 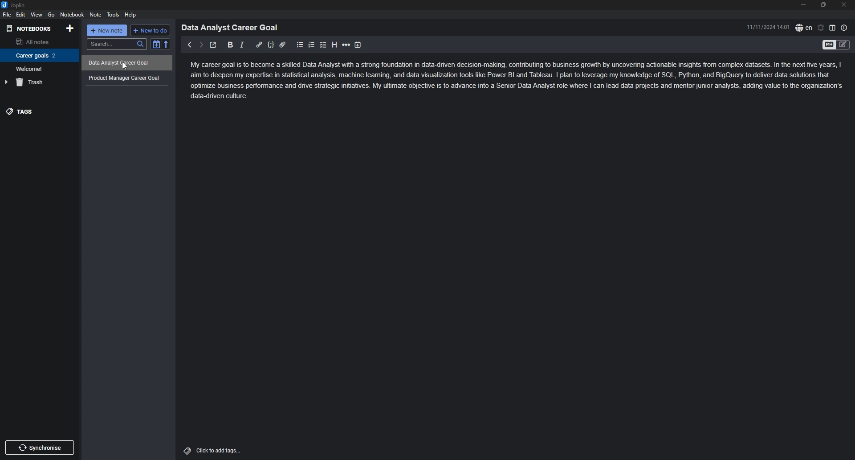 I want to click on checkbox, so click(x=323, y=45).